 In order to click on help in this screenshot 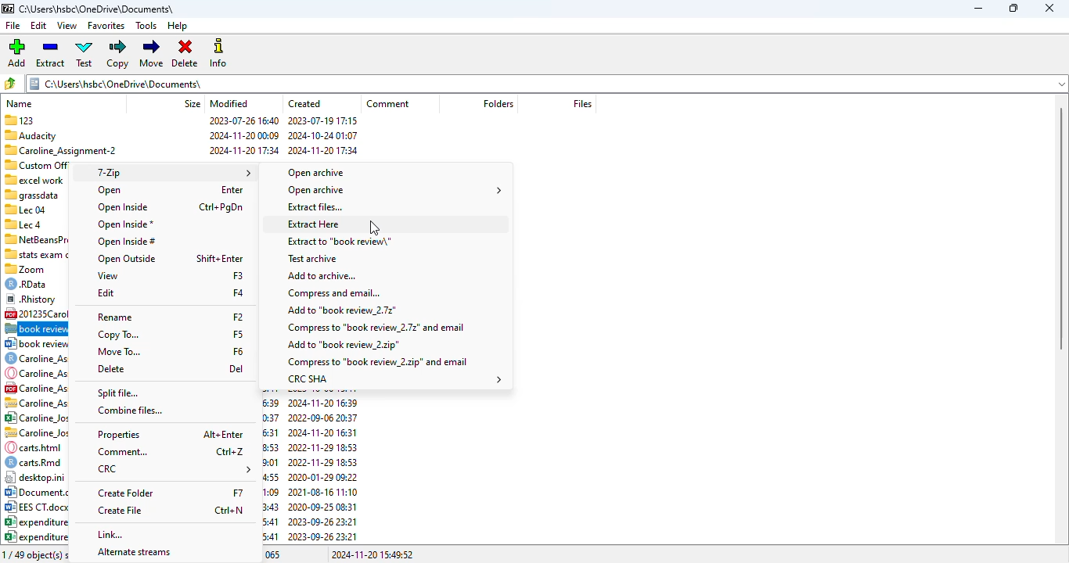, I will do `click(178, 26)`.